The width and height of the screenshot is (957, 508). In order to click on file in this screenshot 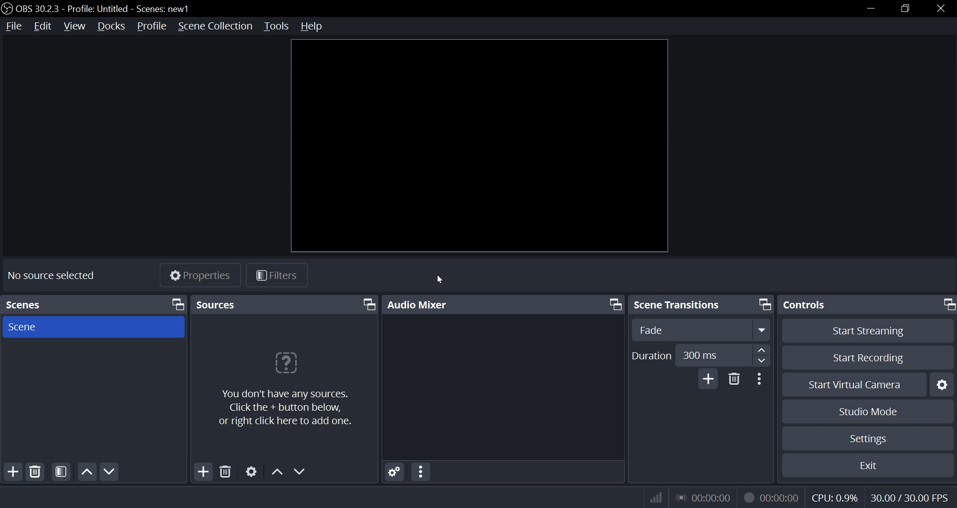, I will do `click(13, 26)`.